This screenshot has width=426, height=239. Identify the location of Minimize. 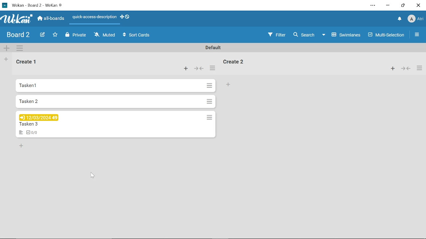
(388, 6).